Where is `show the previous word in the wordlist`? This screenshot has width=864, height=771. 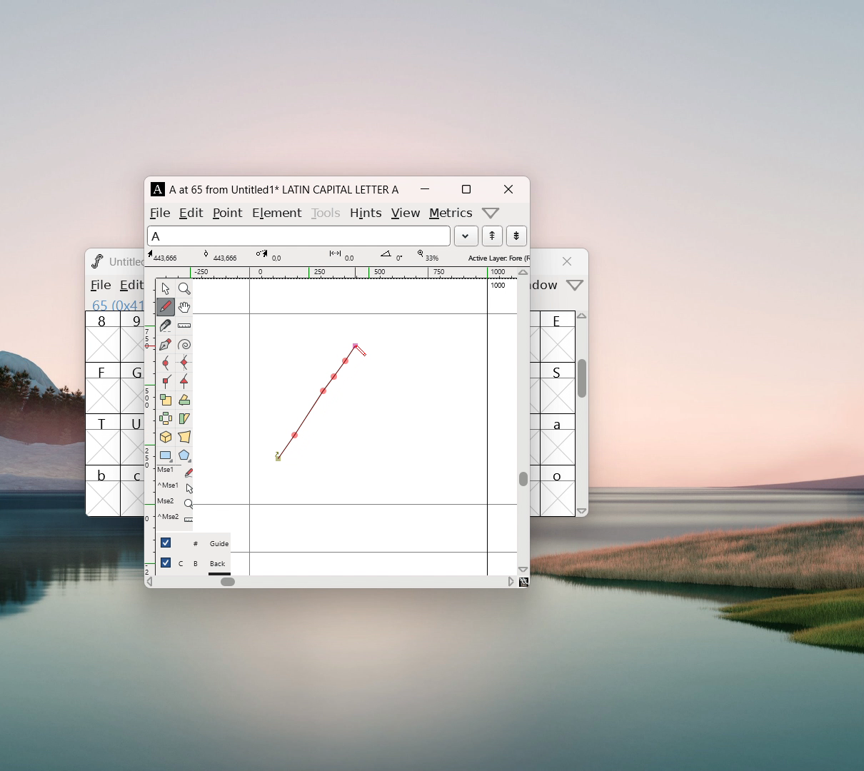 show the previous word in the wordlist is located at coordinates (516, 236).